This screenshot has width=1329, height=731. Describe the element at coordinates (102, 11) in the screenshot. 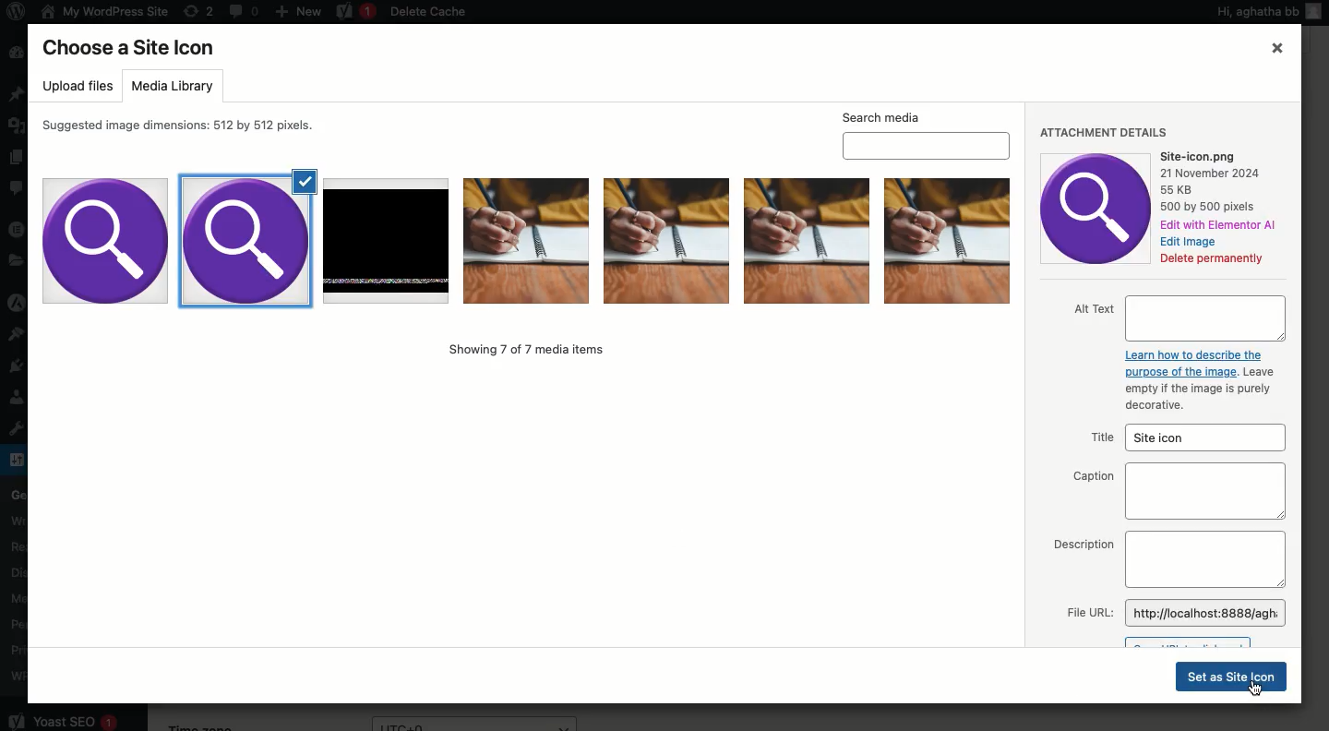

I see `My wordpress site` at that location.